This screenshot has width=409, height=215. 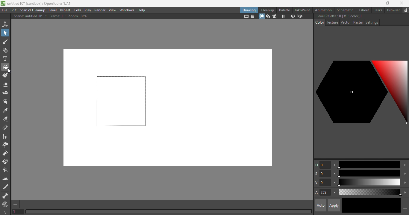 I want to click on Decrease, so click(x=334, y=165).